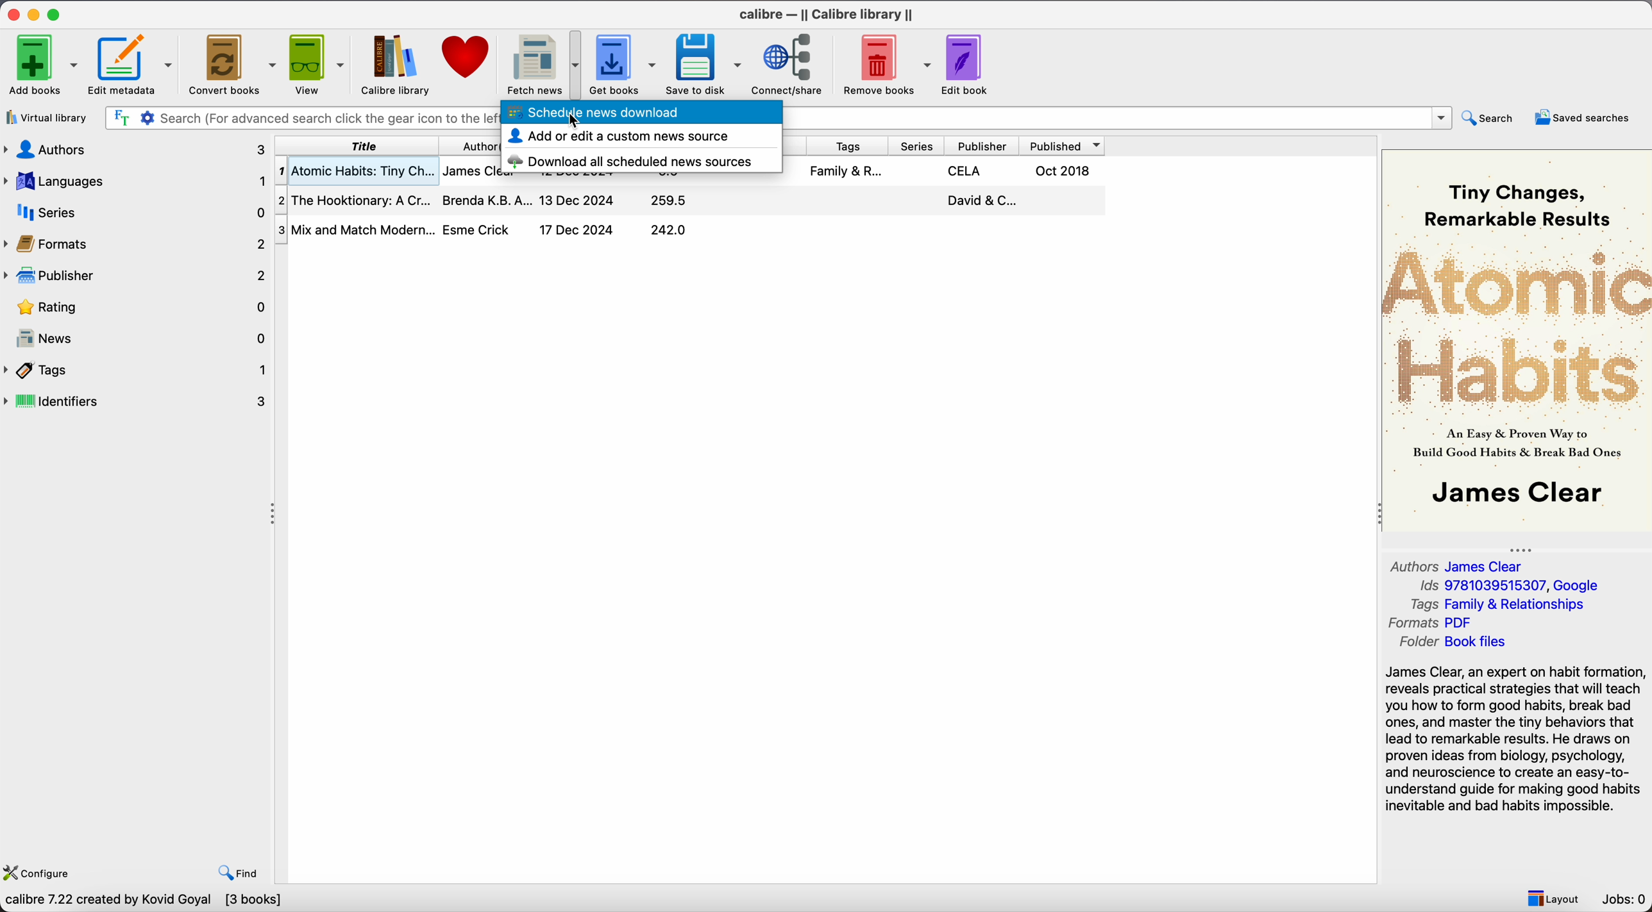  I want to click on add or edit a custom news source, so click(618, 137).